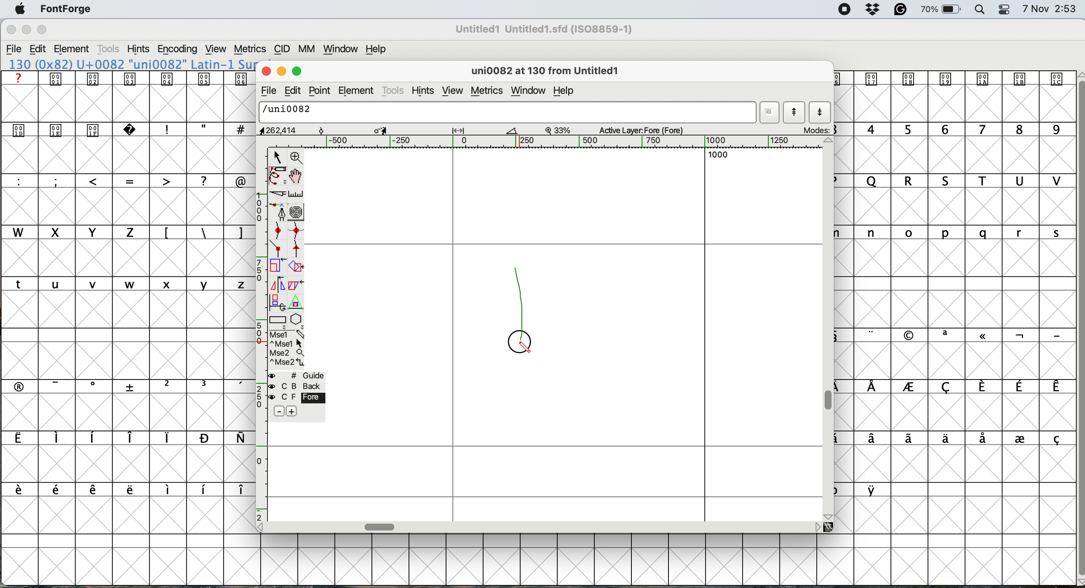  Describe the element at coordinates (276, 176) in the screenshot. I see `draw freehand curve` at that location.